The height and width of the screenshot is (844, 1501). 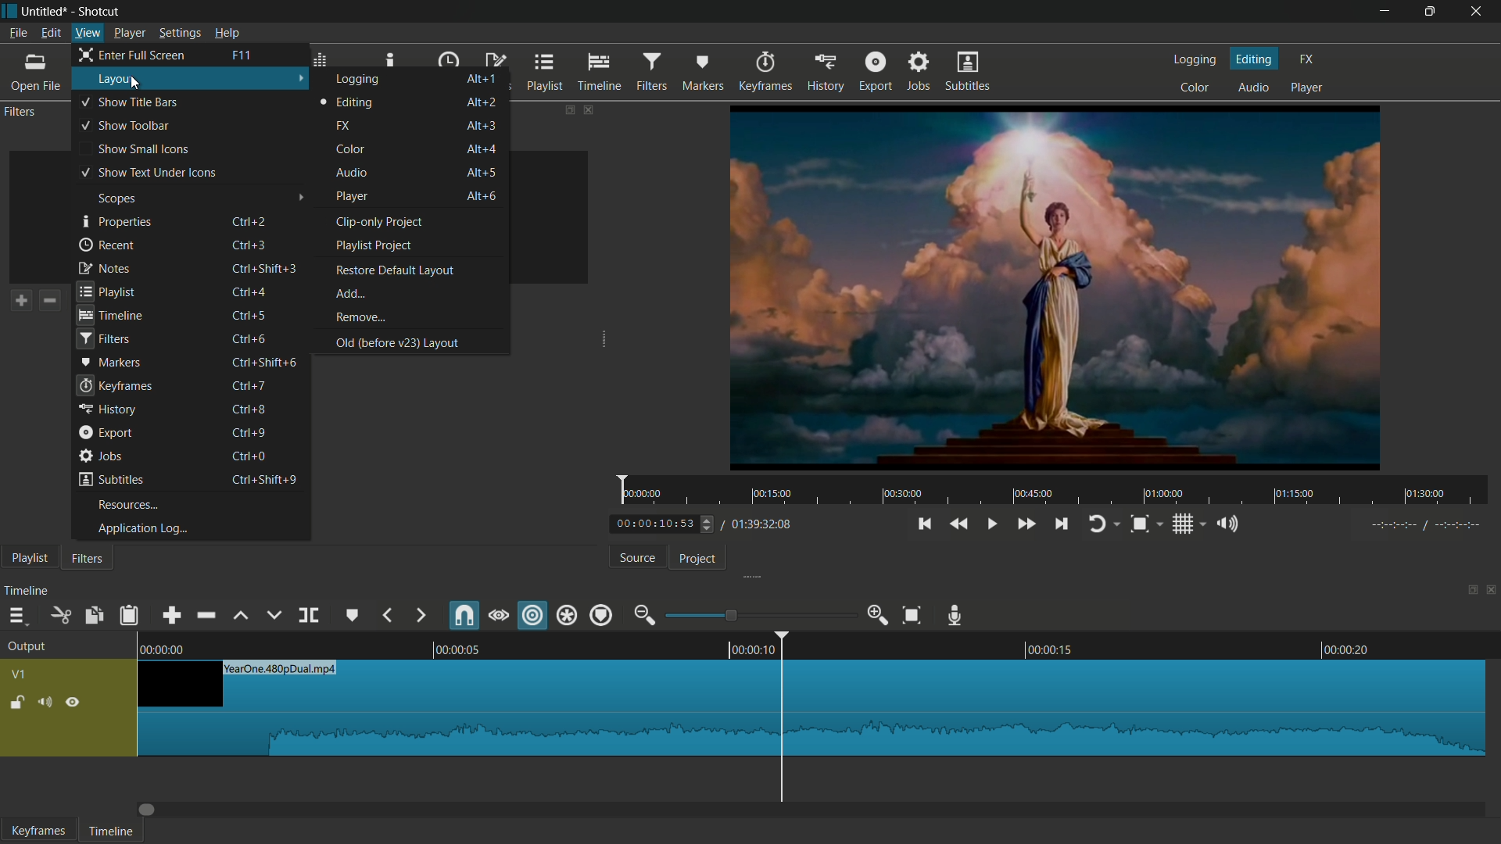 What do you see at coordinates (1492, 589) in the screenshot?
I see `close timeline` at bounding box center [1492, 589].